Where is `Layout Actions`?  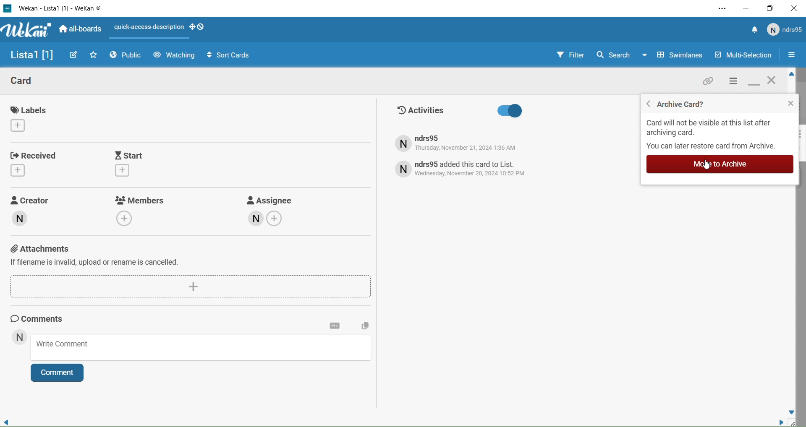
Layout Actions is located at coordinates (146, 27).